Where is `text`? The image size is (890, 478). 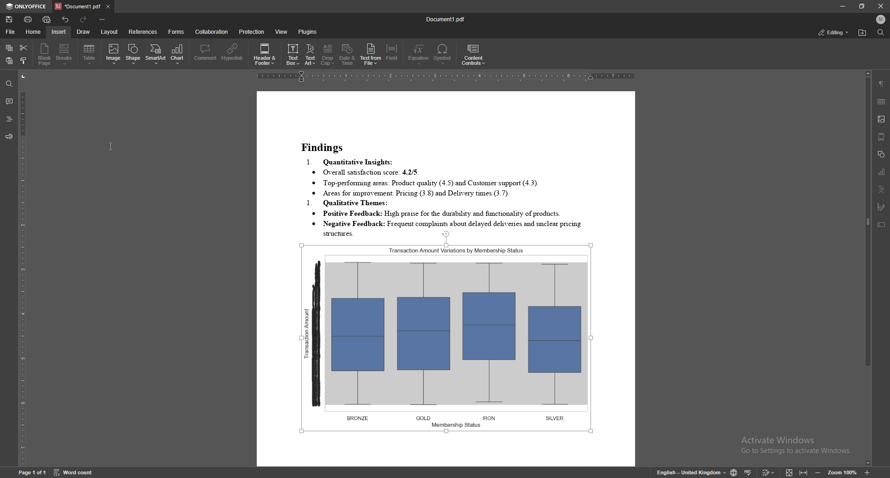
text is located at coordinates (448, 187).